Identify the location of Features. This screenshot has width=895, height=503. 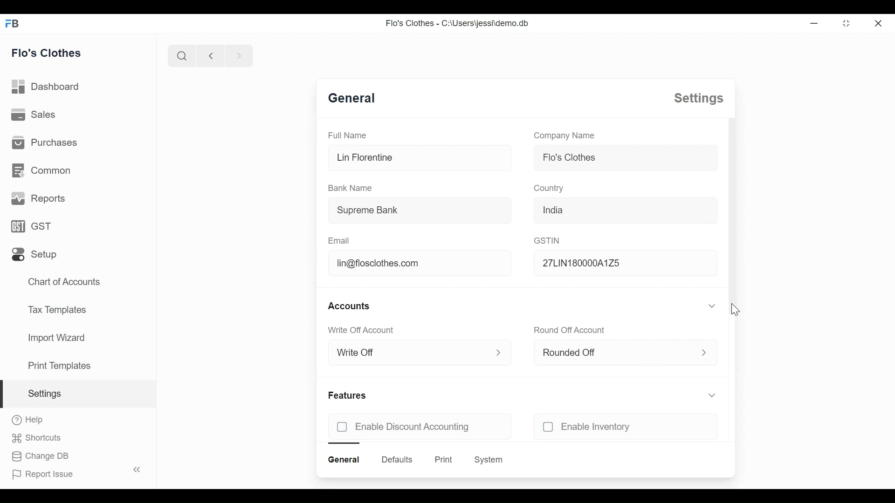
(348, 395).